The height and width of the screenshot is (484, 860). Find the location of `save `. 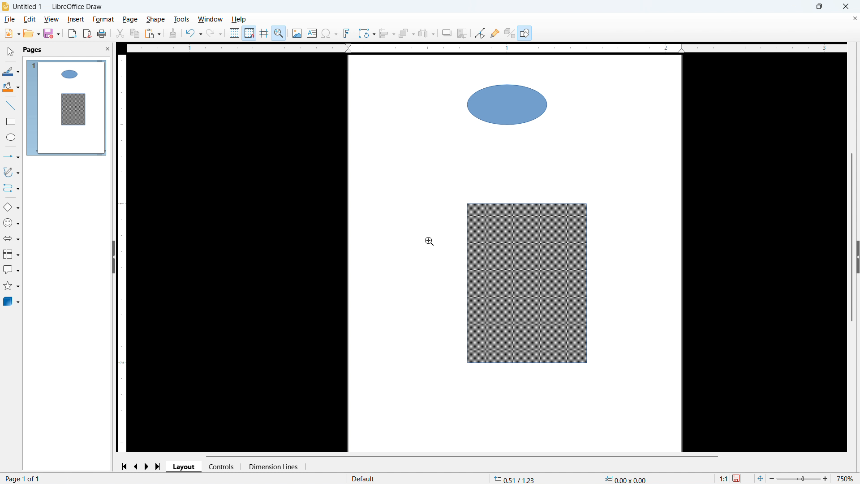

save  is located at coordinates (52, 34).